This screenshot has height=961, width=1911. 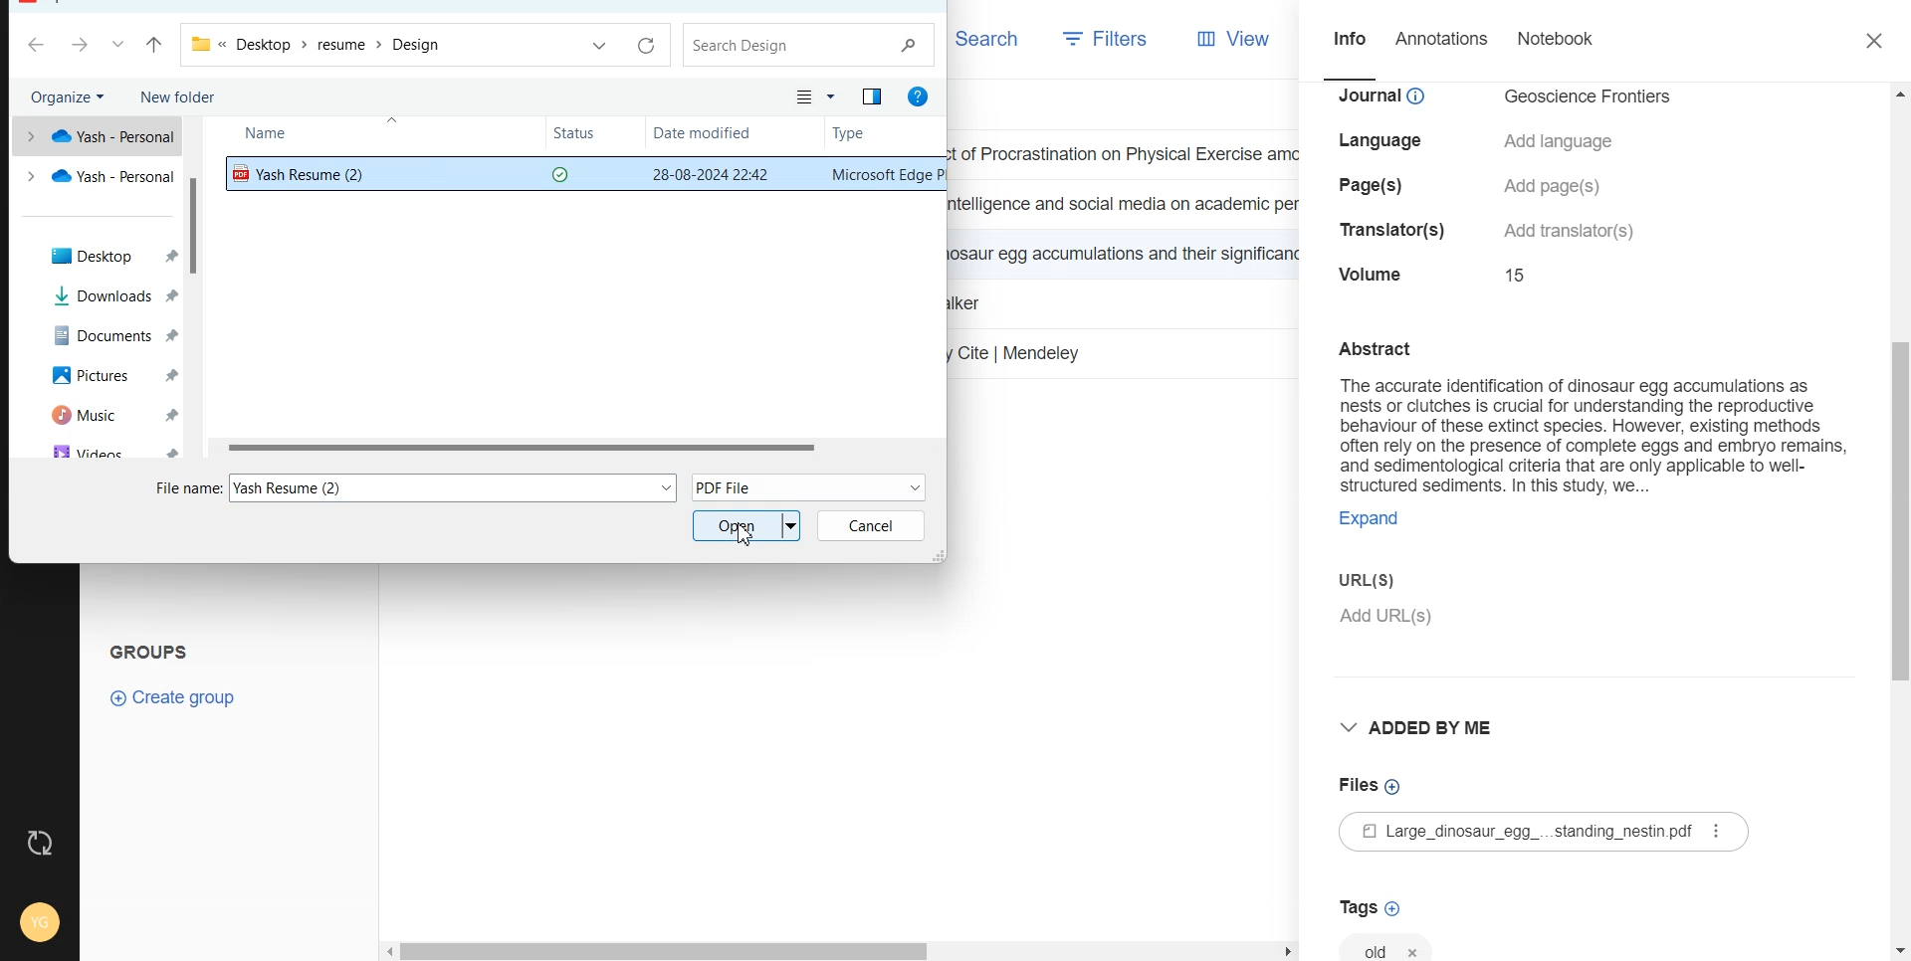 I want to click on expand, so click(x=1370, y=521).